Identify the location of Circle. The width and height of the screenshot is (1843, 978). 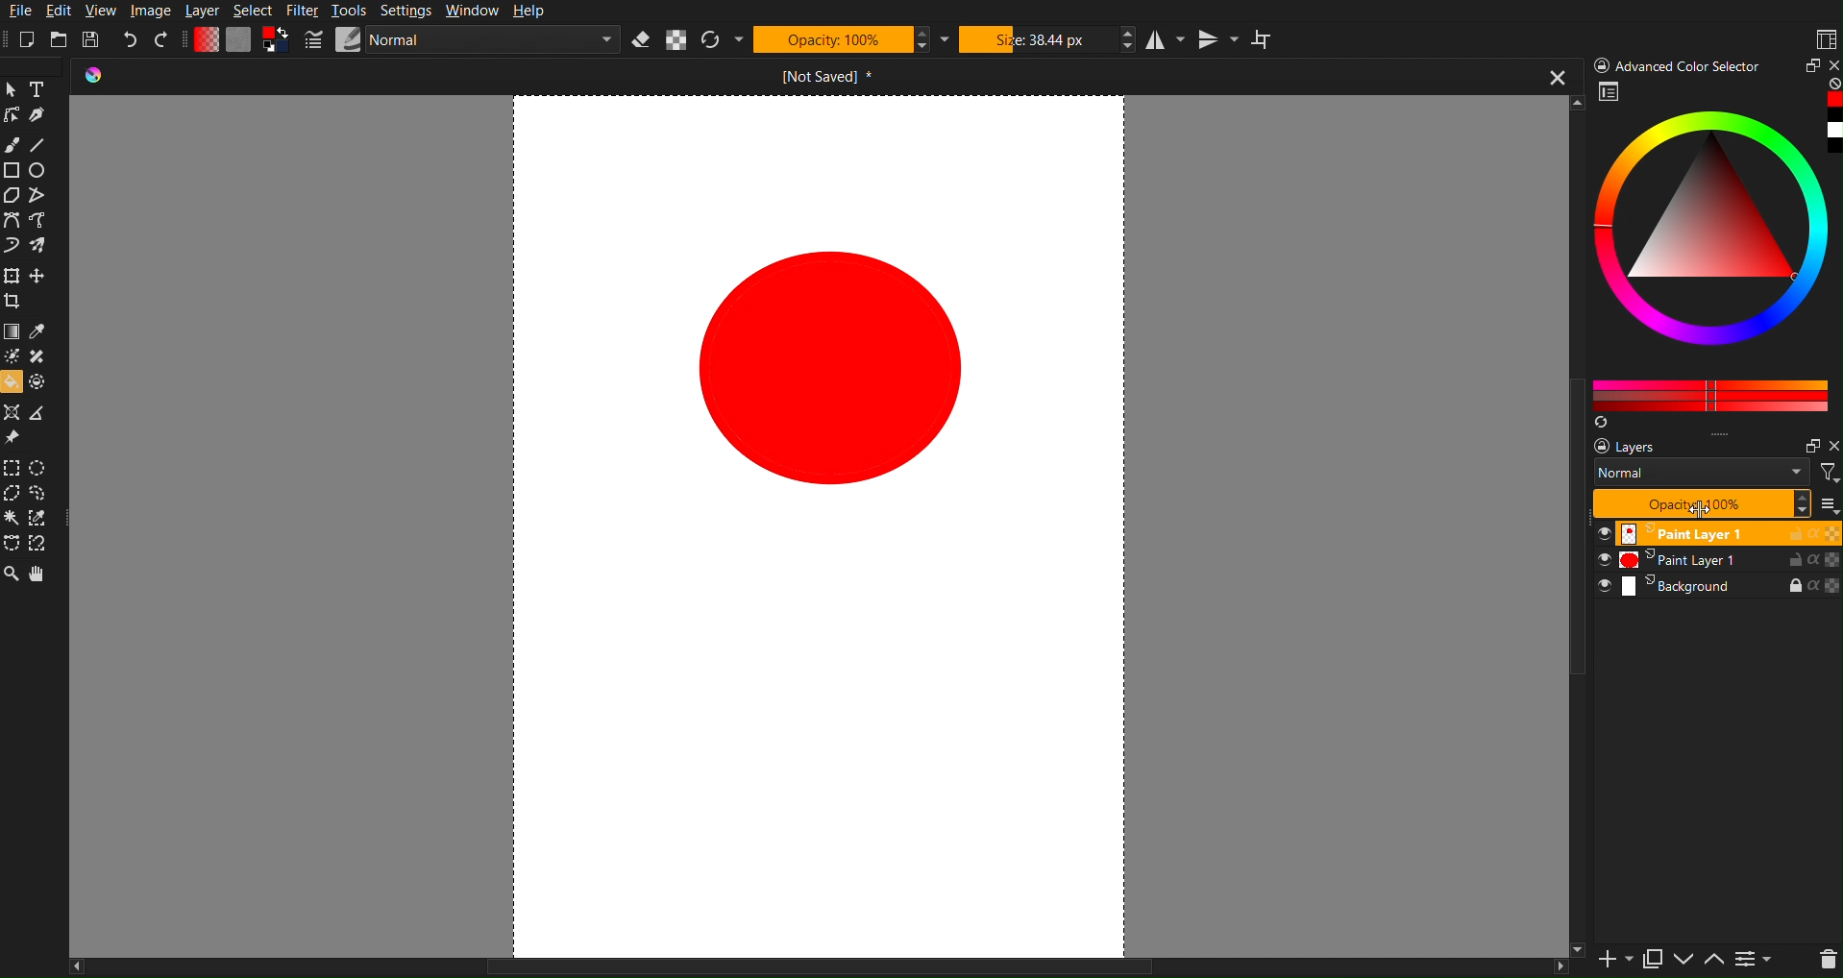
(832, 373).